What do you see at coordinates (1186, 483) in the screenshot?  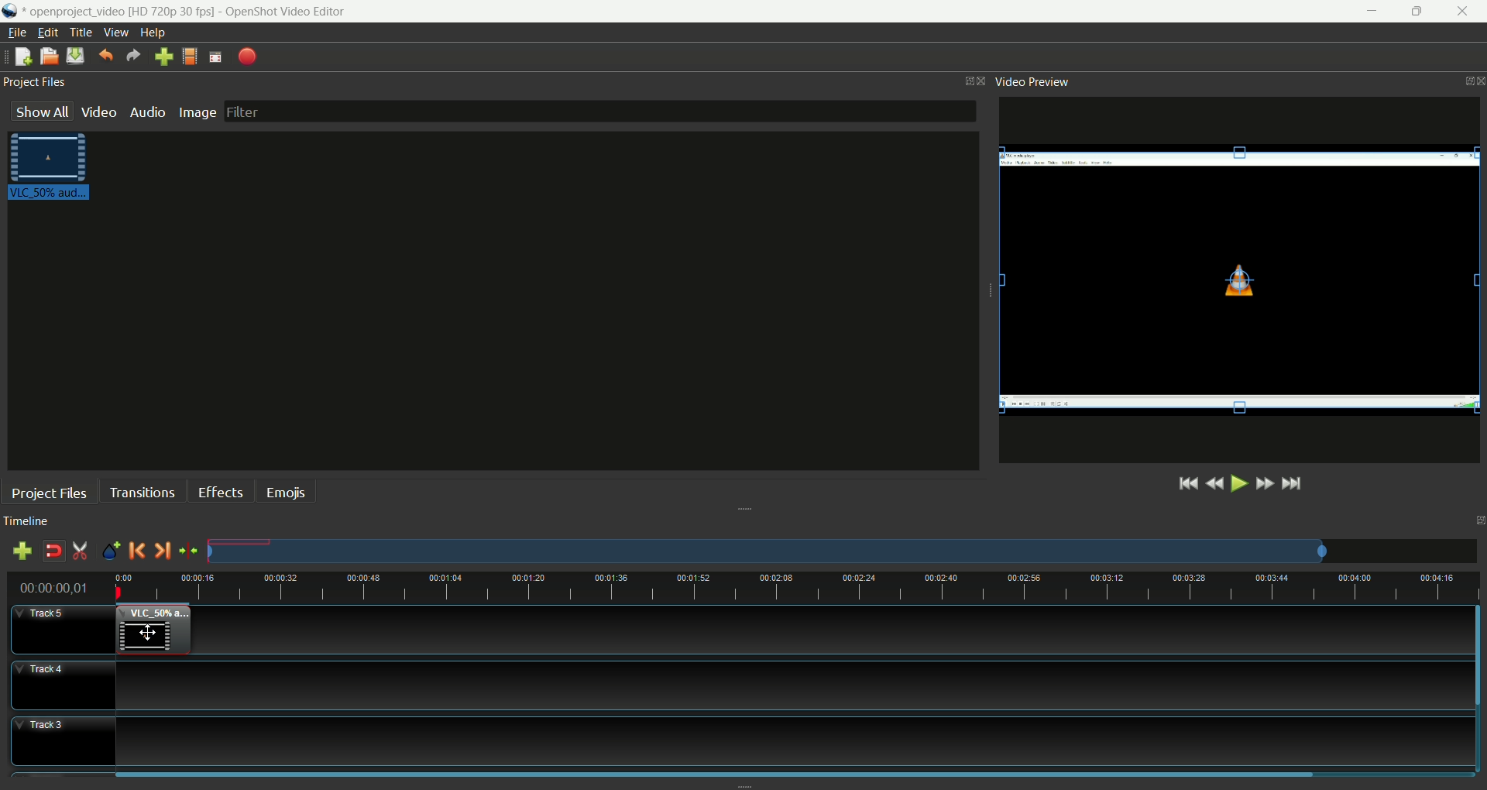 I see `jump to start` at bounding box center [1186, 483].